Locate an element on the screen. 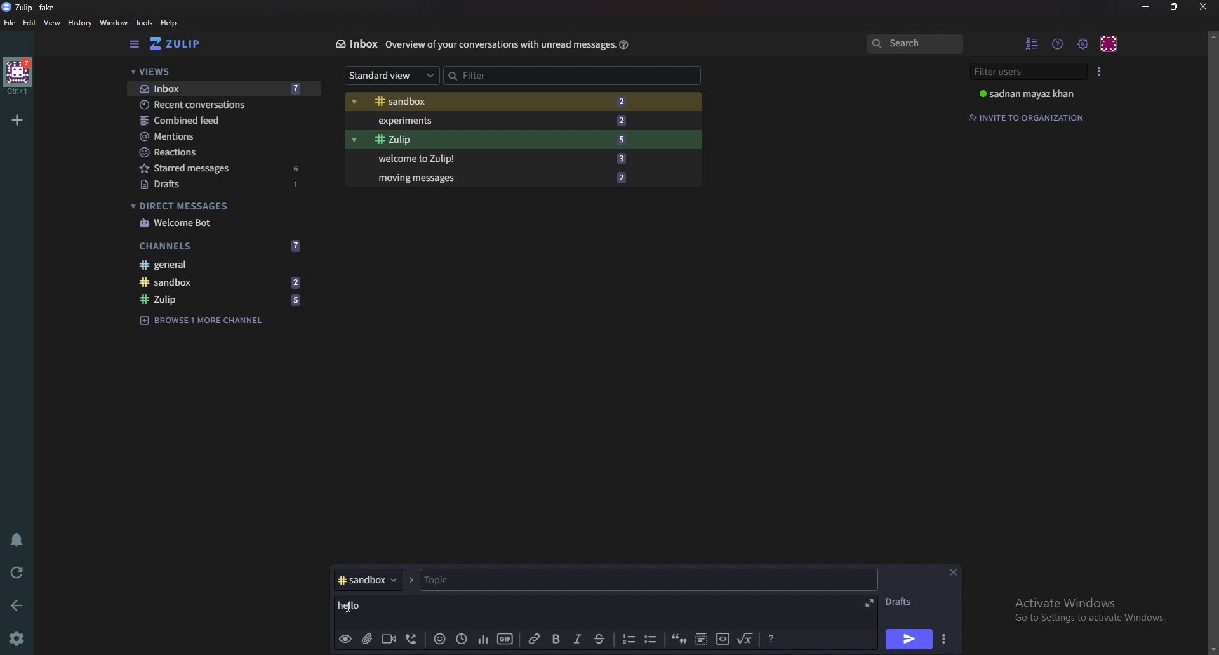 The height and width of the screenshot is (655, 1219). Browse 1 more channel is located at coordinates (205, 321).